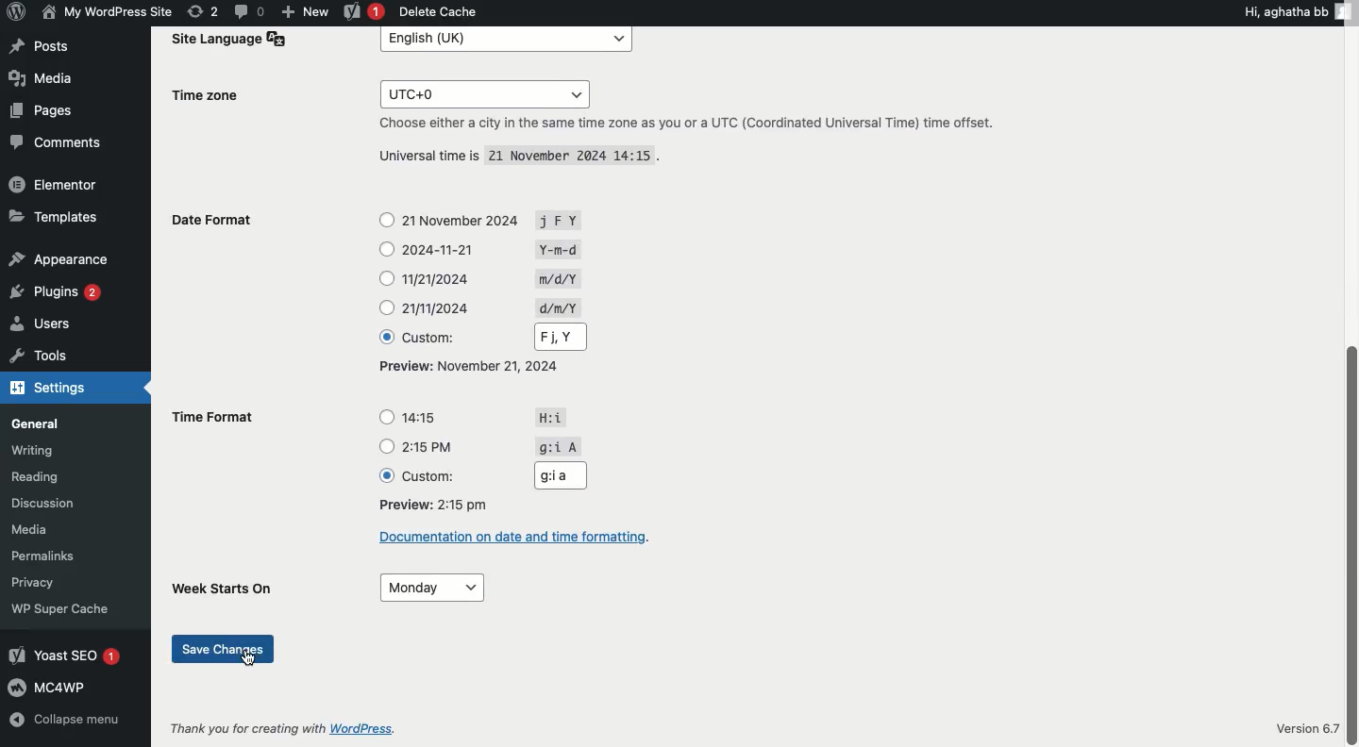  What do you see at coordinates (305, 11) in the screenshot?
I see `New` at bounding box center [305, 11].